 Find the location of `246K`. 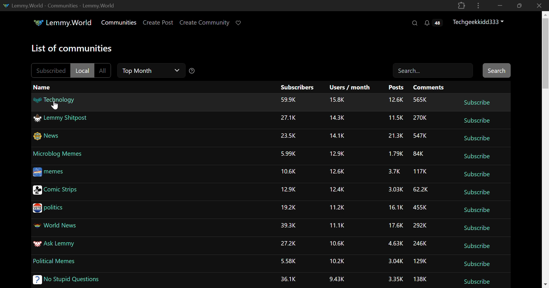

246K is located at coordinates (420, 243).